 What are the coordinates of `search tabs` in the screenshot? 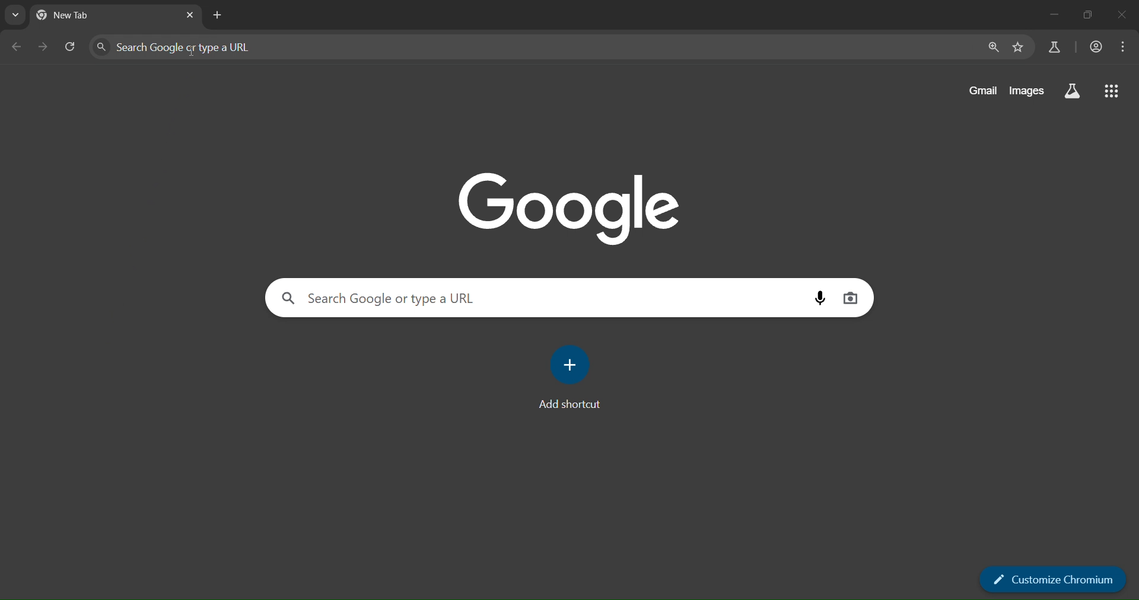 It's located at (15, 17).